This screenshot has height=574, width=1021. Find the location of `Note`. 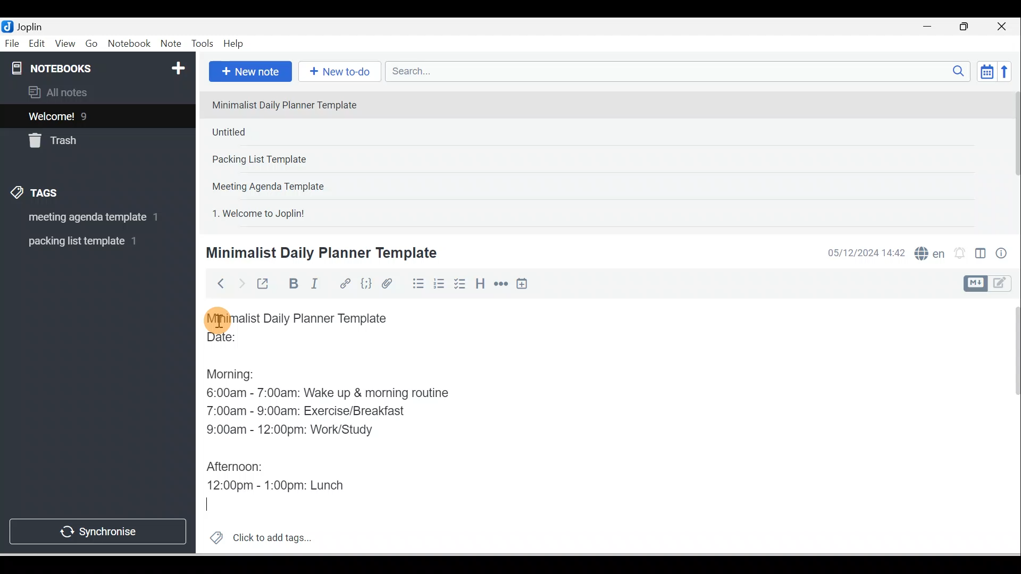

Note is located at coordinates (170, 44).